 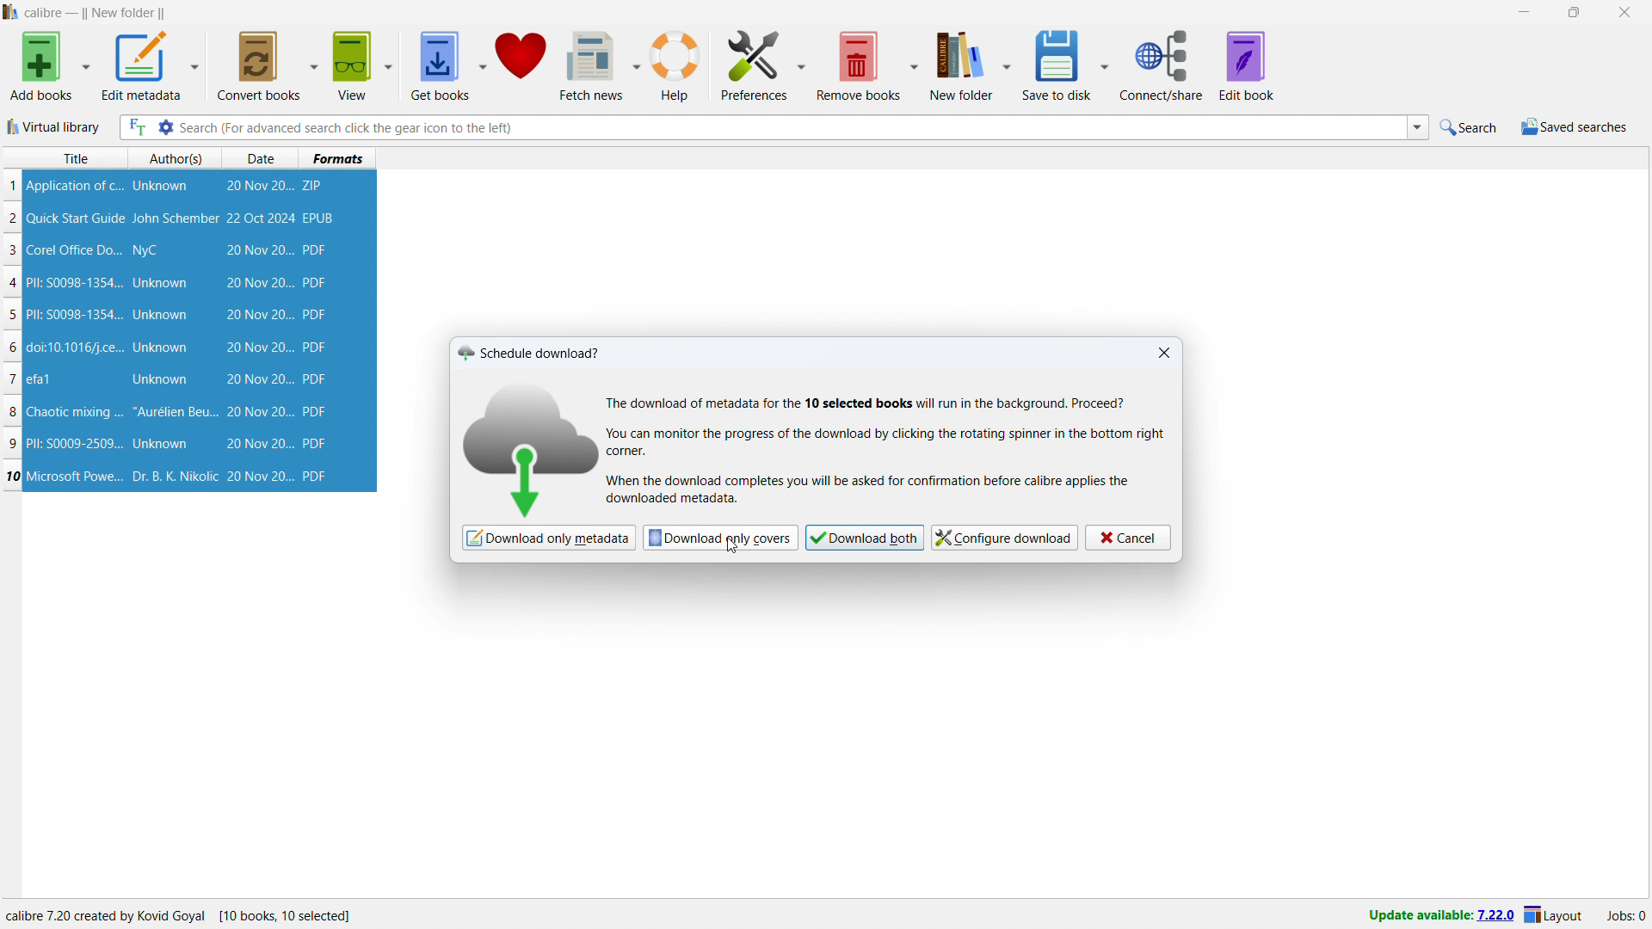 I want to click on search all text, so click(x=137, y=127).